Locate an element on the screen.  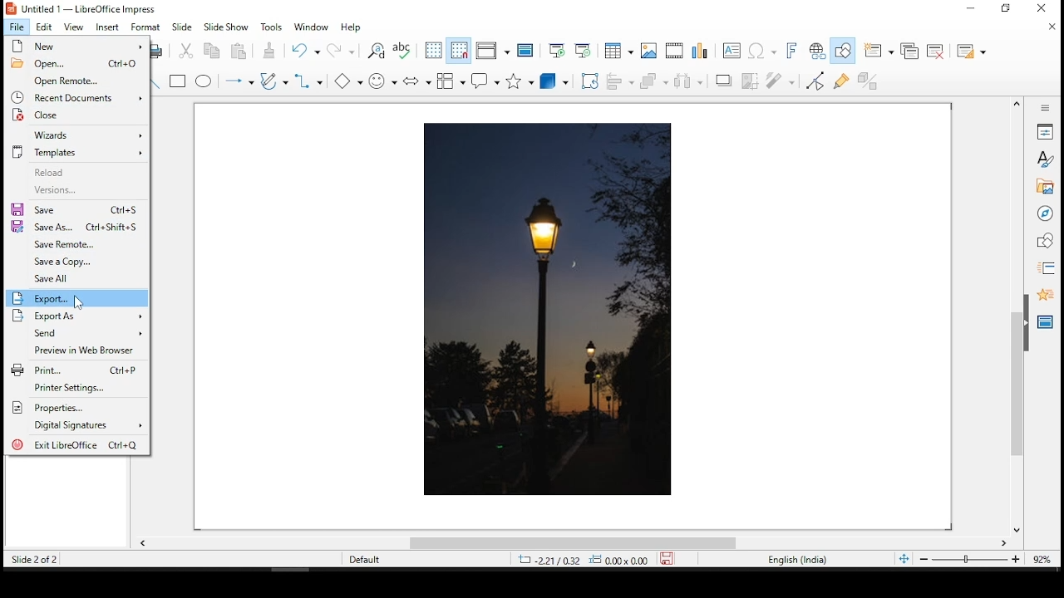
window is located at coordinates (313, 28).